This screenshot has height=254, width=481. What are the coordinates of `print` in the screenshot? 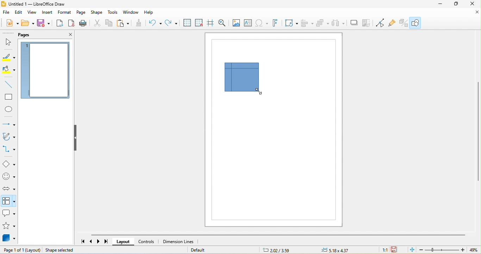 It's located at (85, 24).